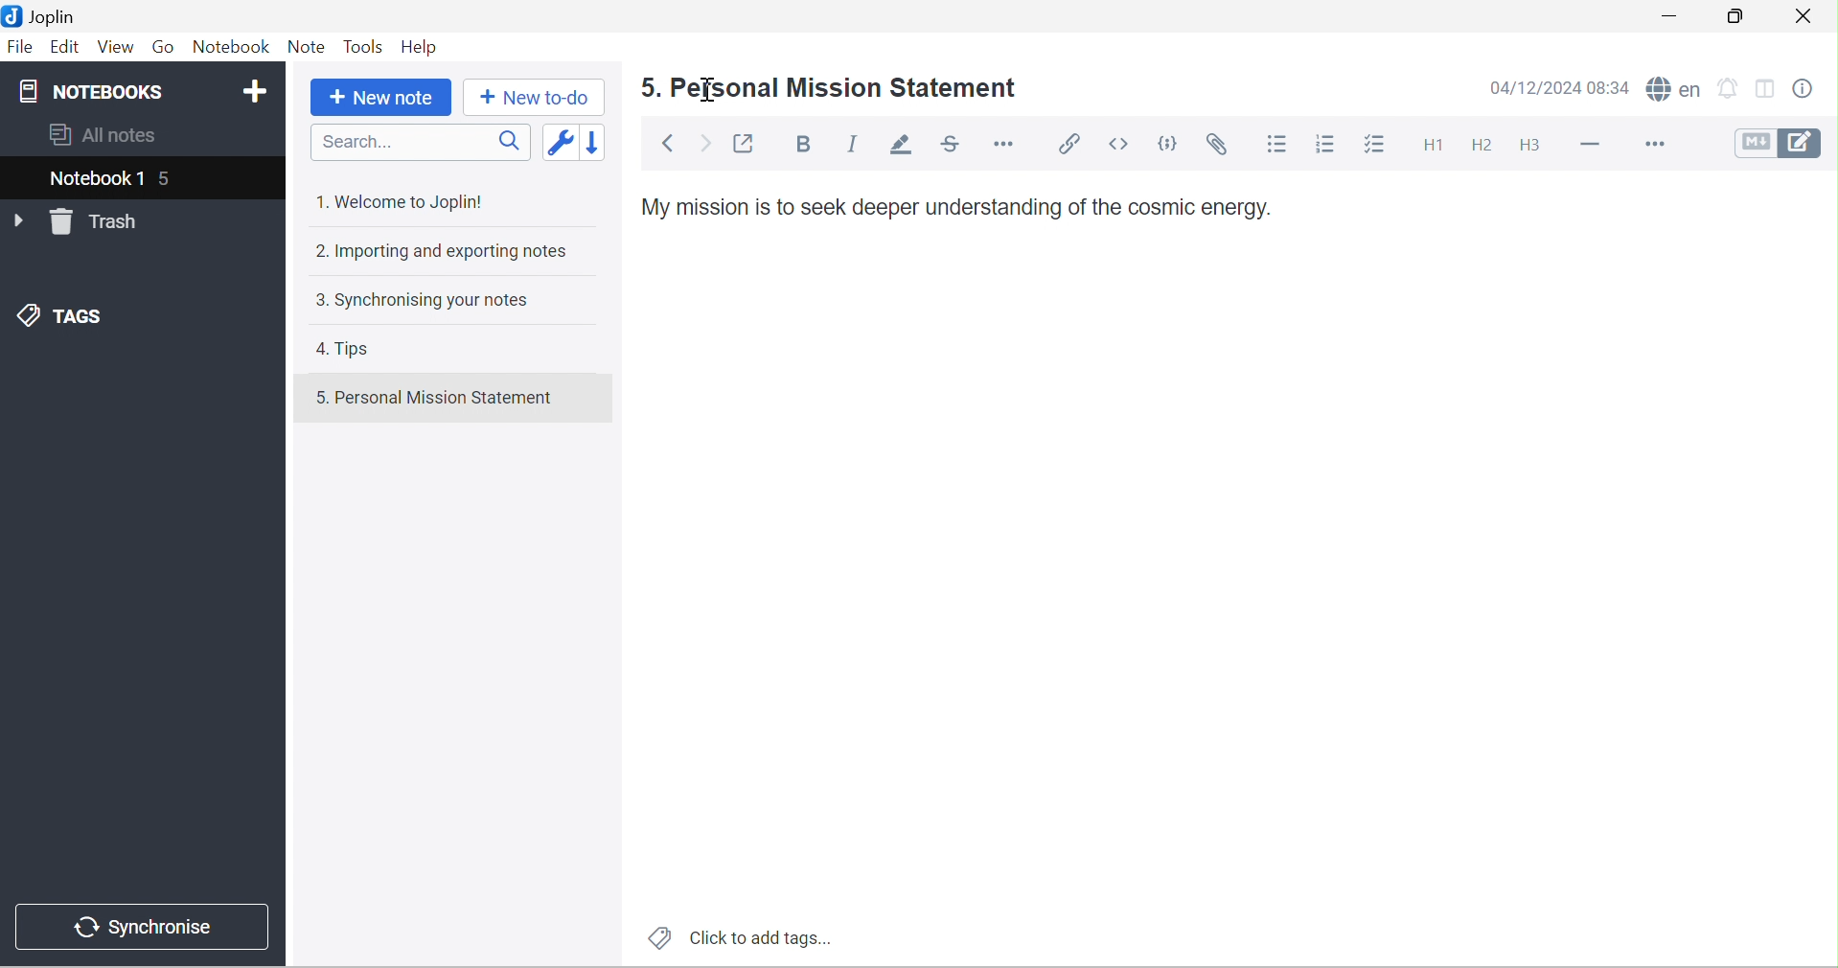 Image resolution: width=1838 pixels, height=968 pixels. What do you see at coordinates (744, 143) in the screenshot?
I see `Toggle external editing` at bounding box center [744, 143].